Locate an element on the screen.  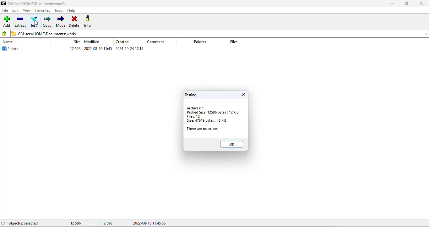
Size 47619 bytes : 46KiB is located at coordinates (207, 121).